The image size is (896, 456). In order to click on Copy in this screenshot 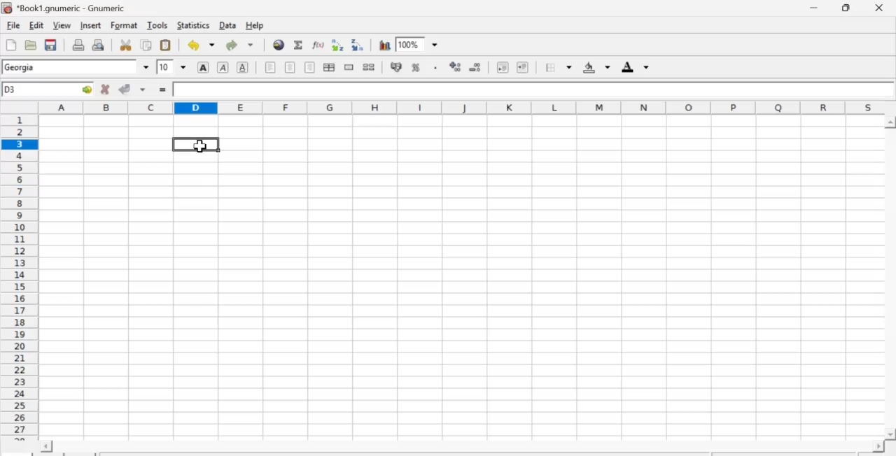, I will do `click(148, 45)`.